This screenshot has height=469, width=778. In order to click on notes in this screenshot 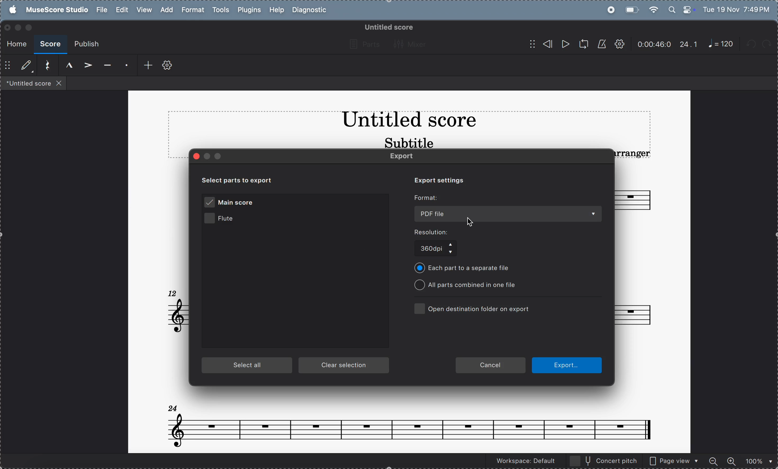, I will do `click(409, 423)`.